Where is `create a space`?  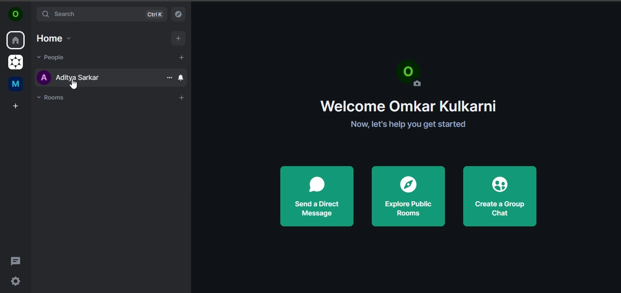 create a space is located at coordinates (15, 107).